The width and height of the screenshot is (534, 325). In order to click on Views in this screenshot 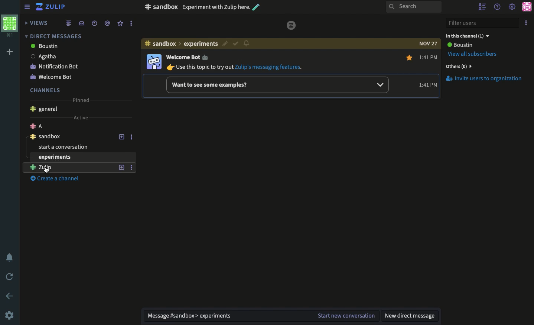, I will do `click(38, 23)`.